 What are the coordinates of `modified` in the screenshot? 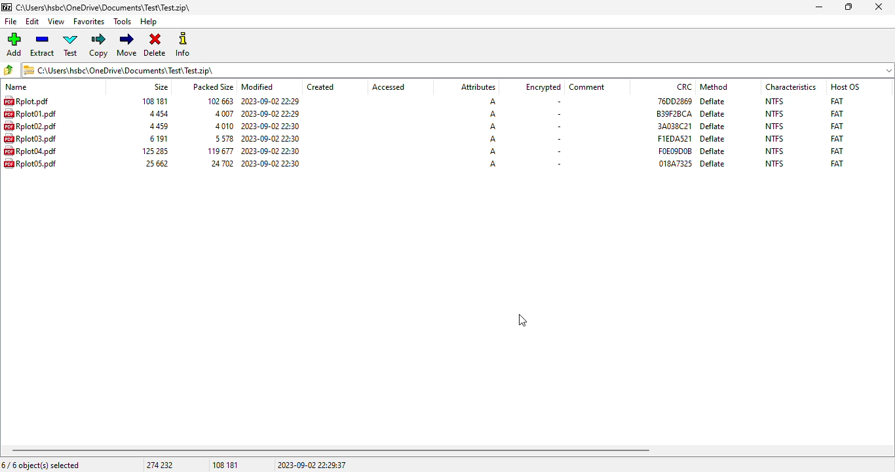 It's located at (258, 87).